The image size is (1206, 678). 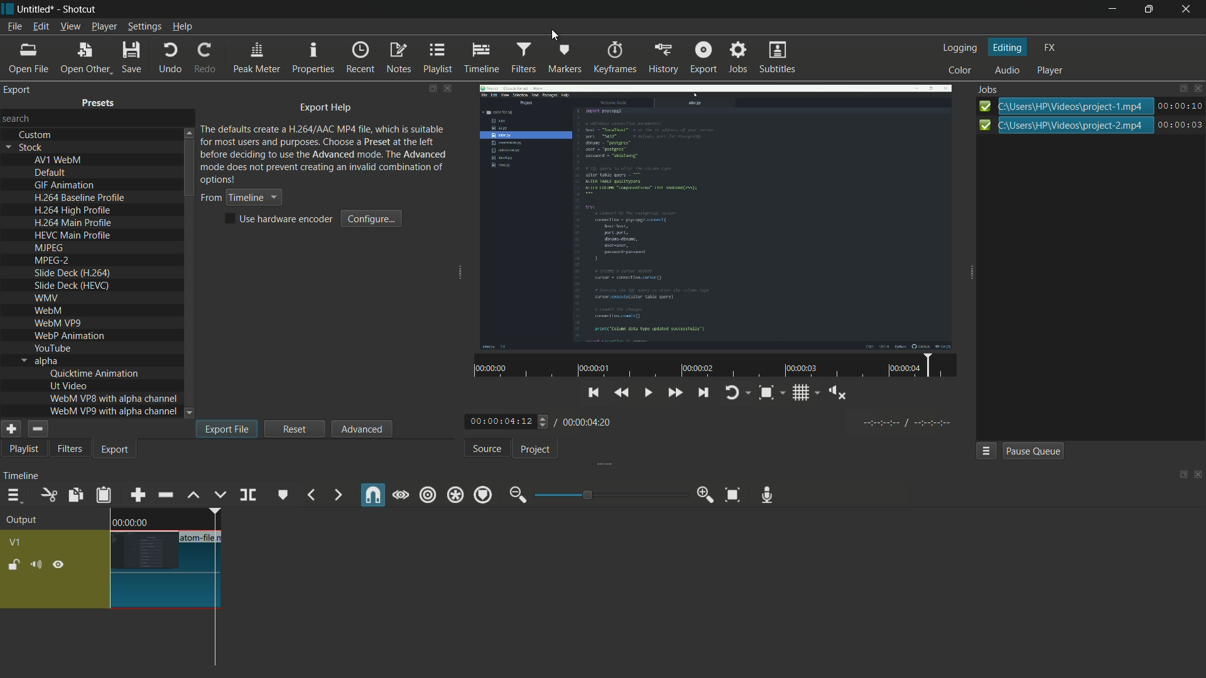 I want to click on j, so click(x=989, y=90).